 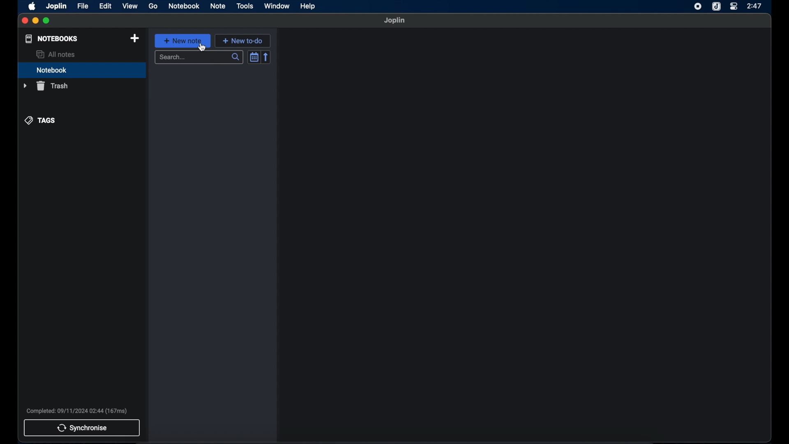 What do you see at coordinates (716, 7) in the screenshot?
I see `joplin icon` at bounding box center [716, 7].